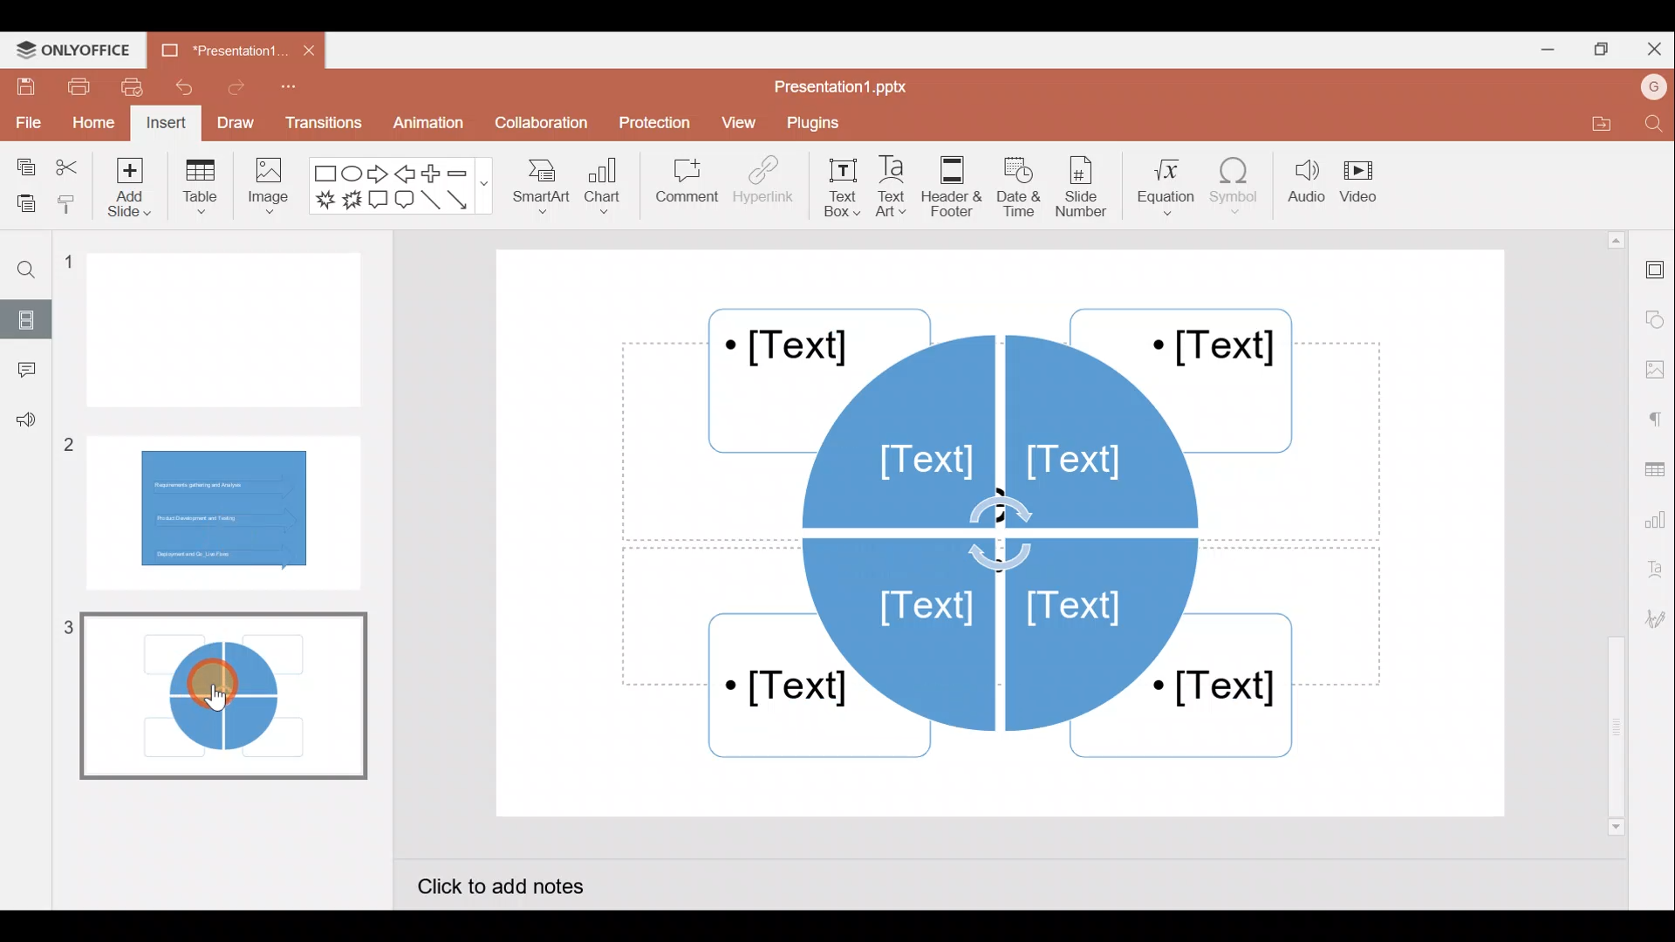 The height and width of the screenshot is (942, 1675). Describe the element at coordinates (431, 172) in the screenshot. I see `Plus` at that location.